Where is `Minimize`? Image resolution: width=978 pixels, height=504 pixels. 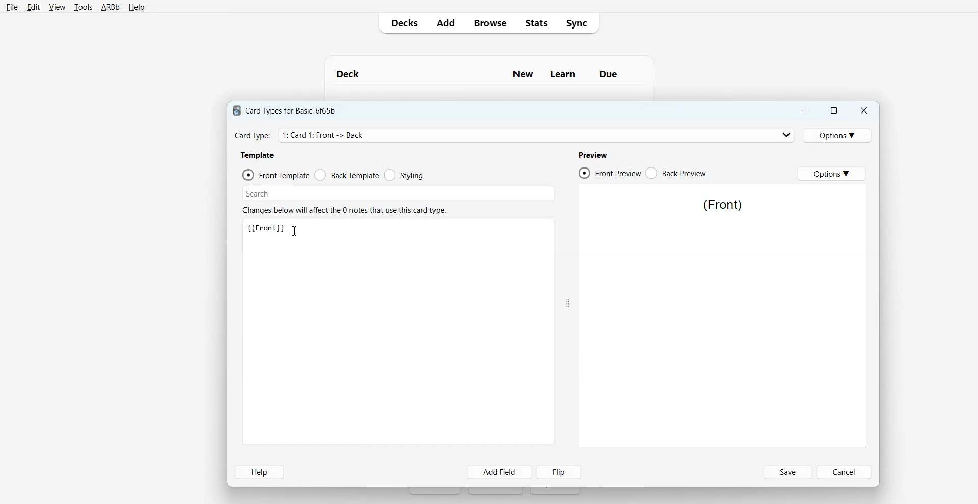
Minimize is located at coordinates (805, 110).